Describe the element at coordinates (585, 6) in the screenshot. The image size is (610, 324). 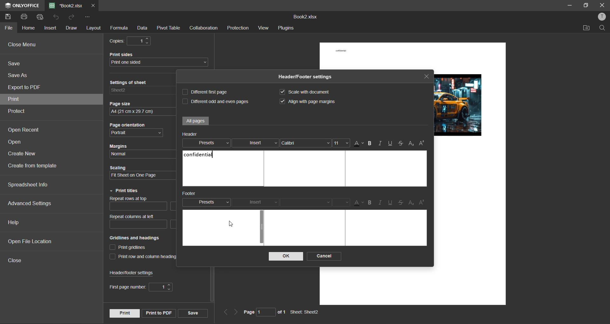
I see `maximize` at that location.